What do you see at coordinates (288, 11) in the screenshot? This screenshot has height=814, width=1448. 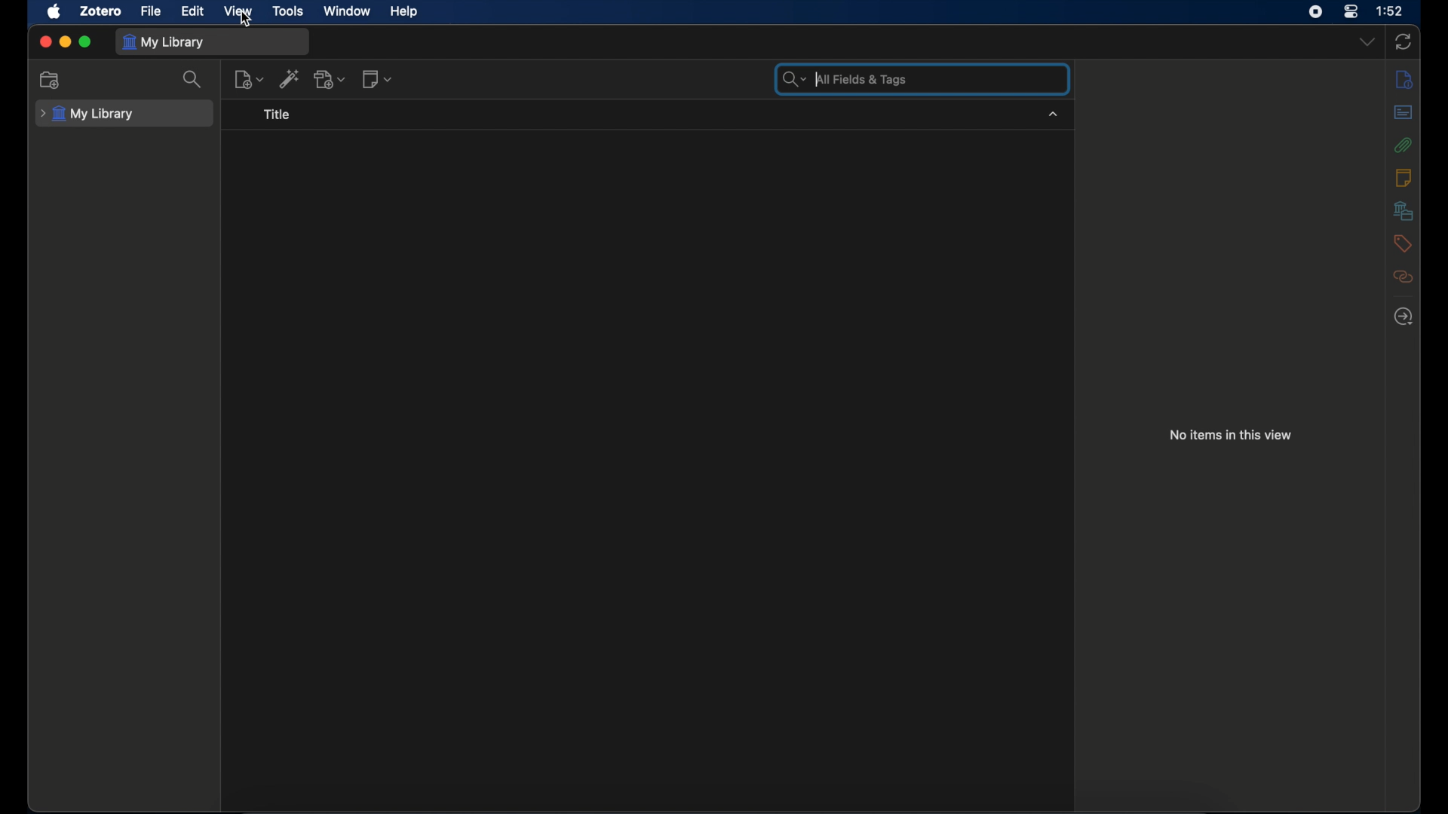 I see `tools` at bounding box center [288, 11].